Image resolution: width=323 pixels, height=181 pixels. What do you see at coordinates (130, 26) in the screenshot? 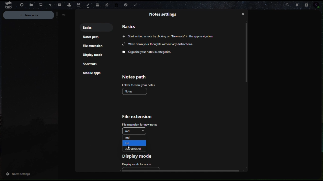
I see `basics` at bounding box center [130, 26].